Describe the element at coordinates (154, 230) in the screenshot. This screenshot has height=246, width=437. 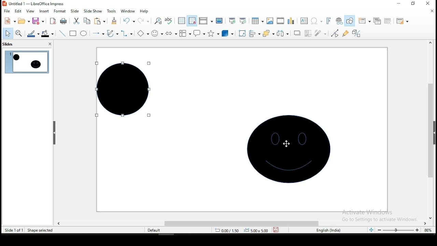
I see `default` at that location.